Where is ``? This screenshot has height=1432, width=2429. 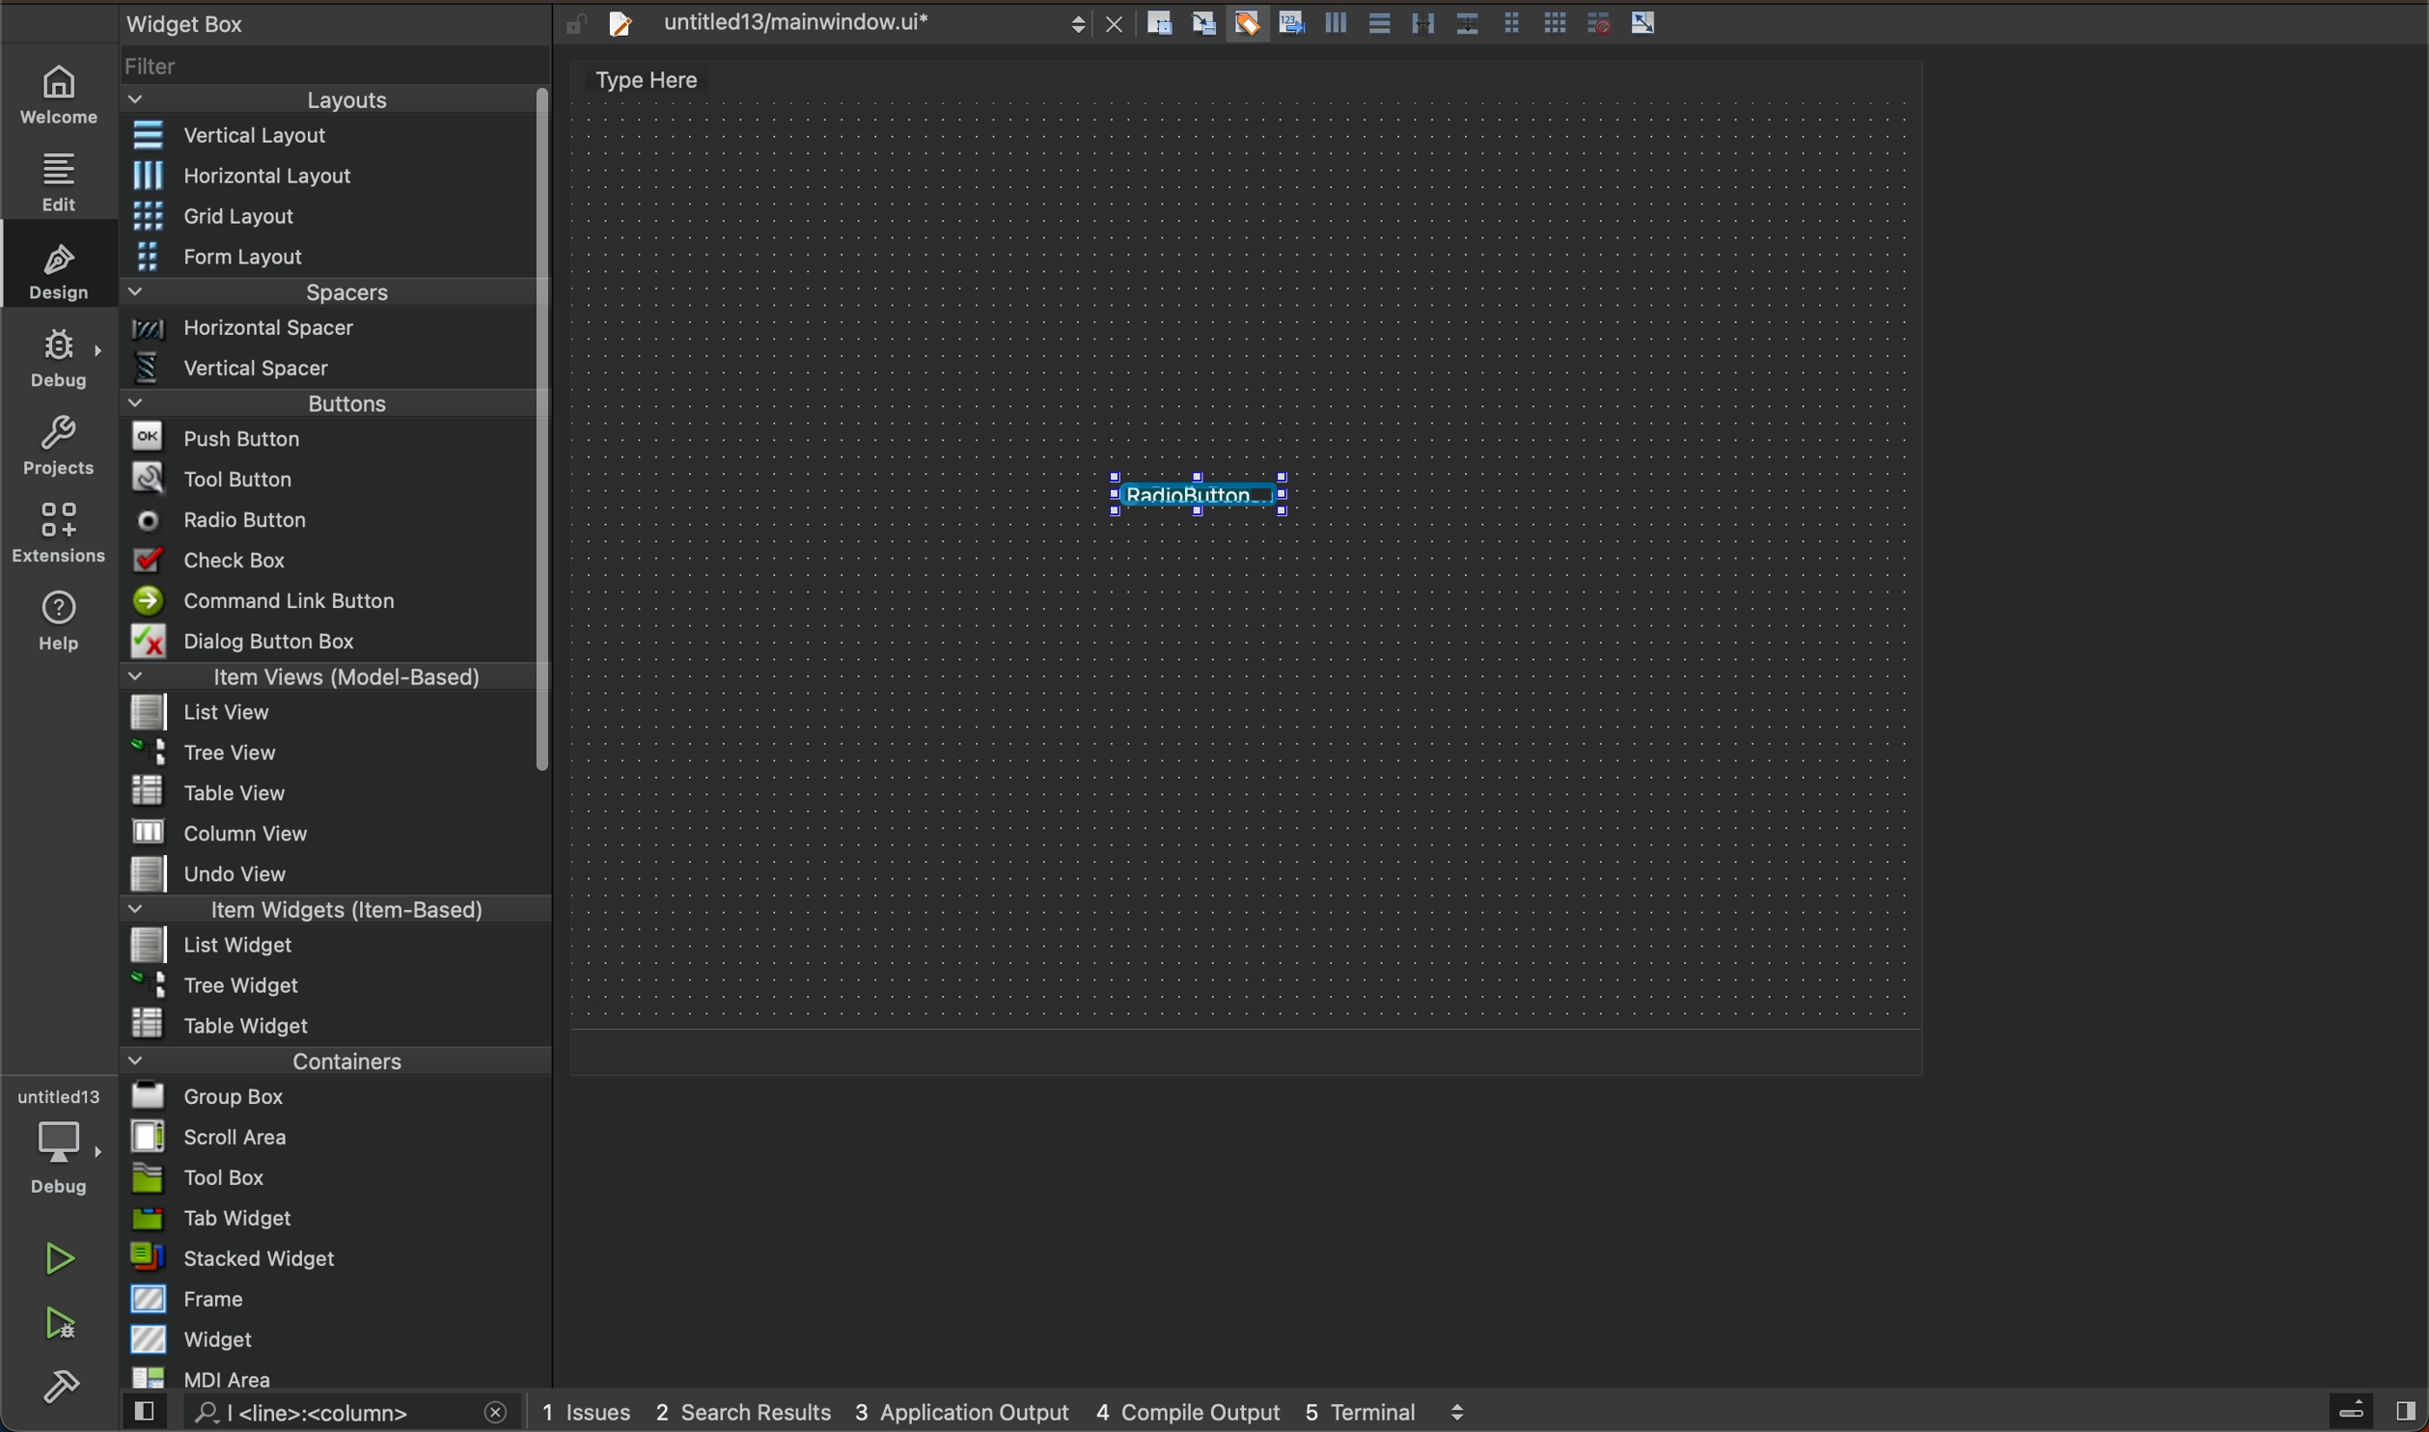  is located at coordinates (1556, 25).